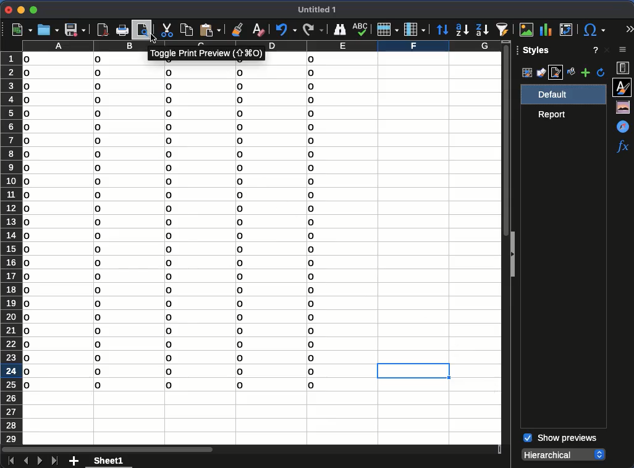  What do you see at coordinates (625, 107) in the screenshot?
I see `gallery` at bounding box center [625, 107].